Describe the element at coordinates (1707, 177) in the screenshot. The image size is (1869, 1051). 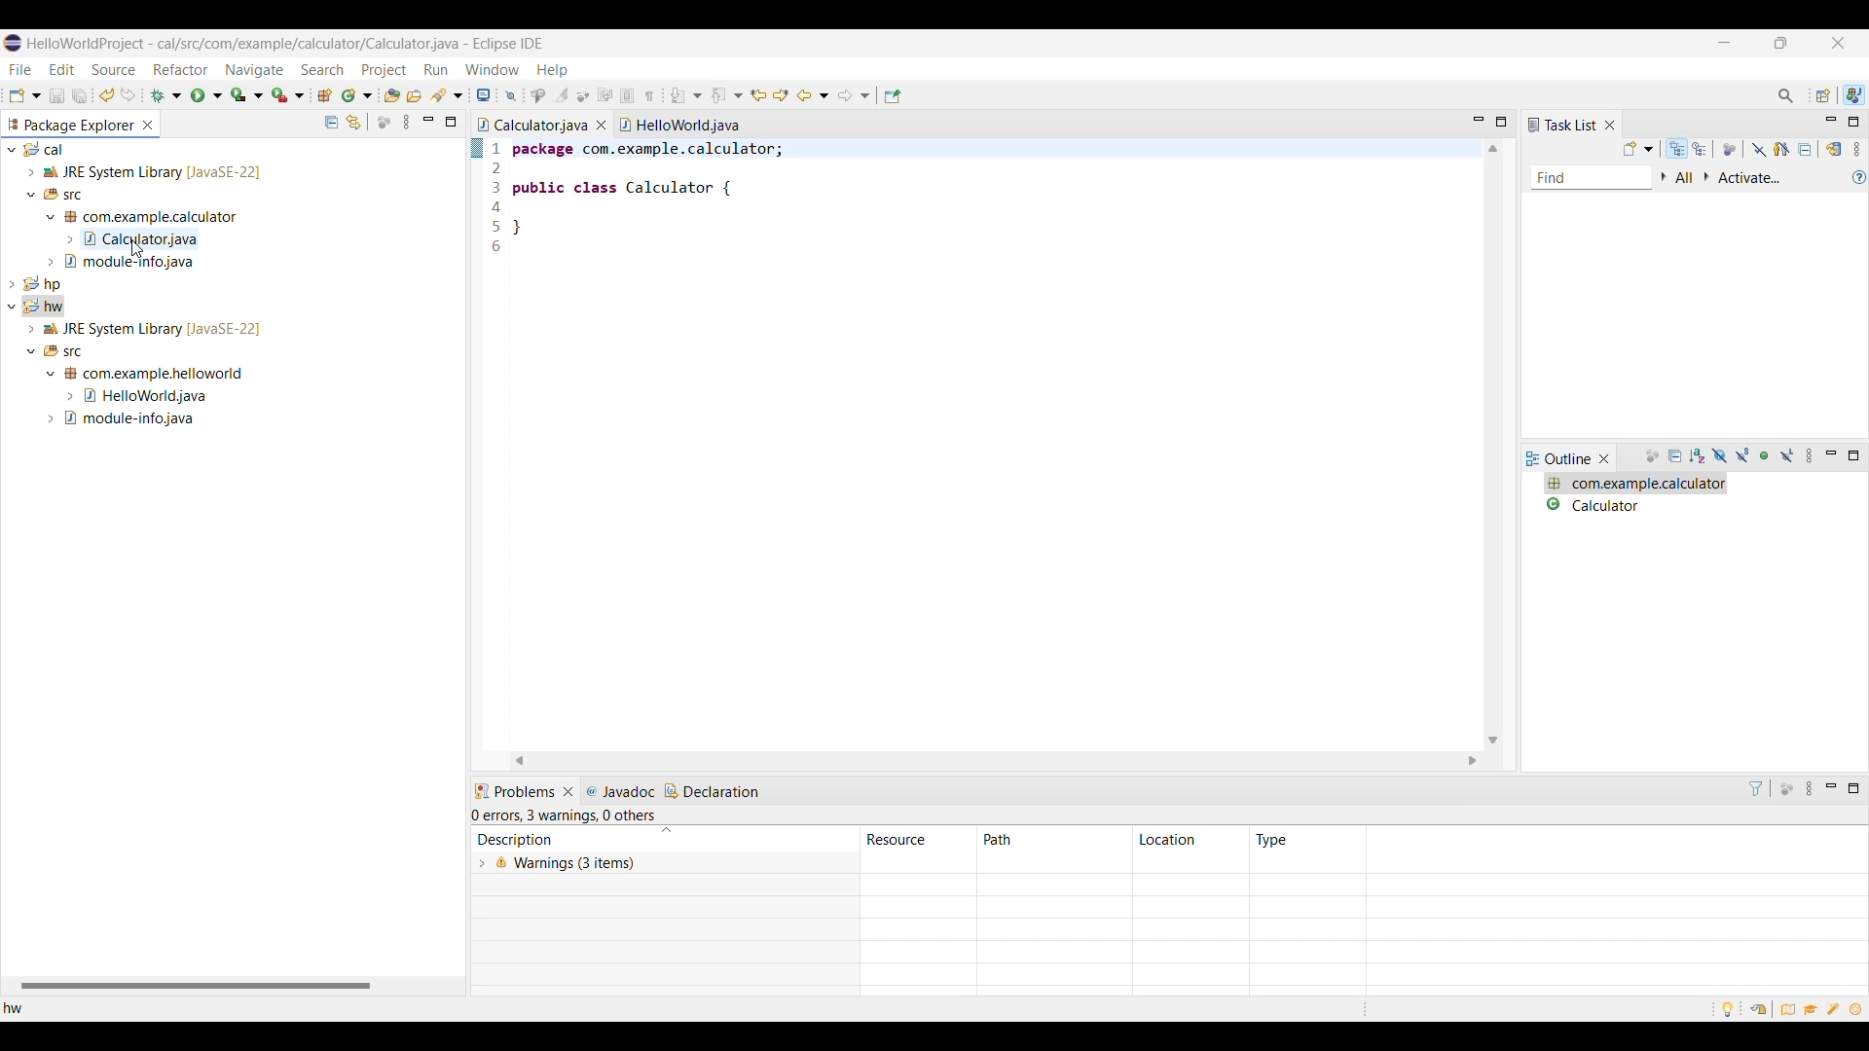
I see `Select active task` at that location.